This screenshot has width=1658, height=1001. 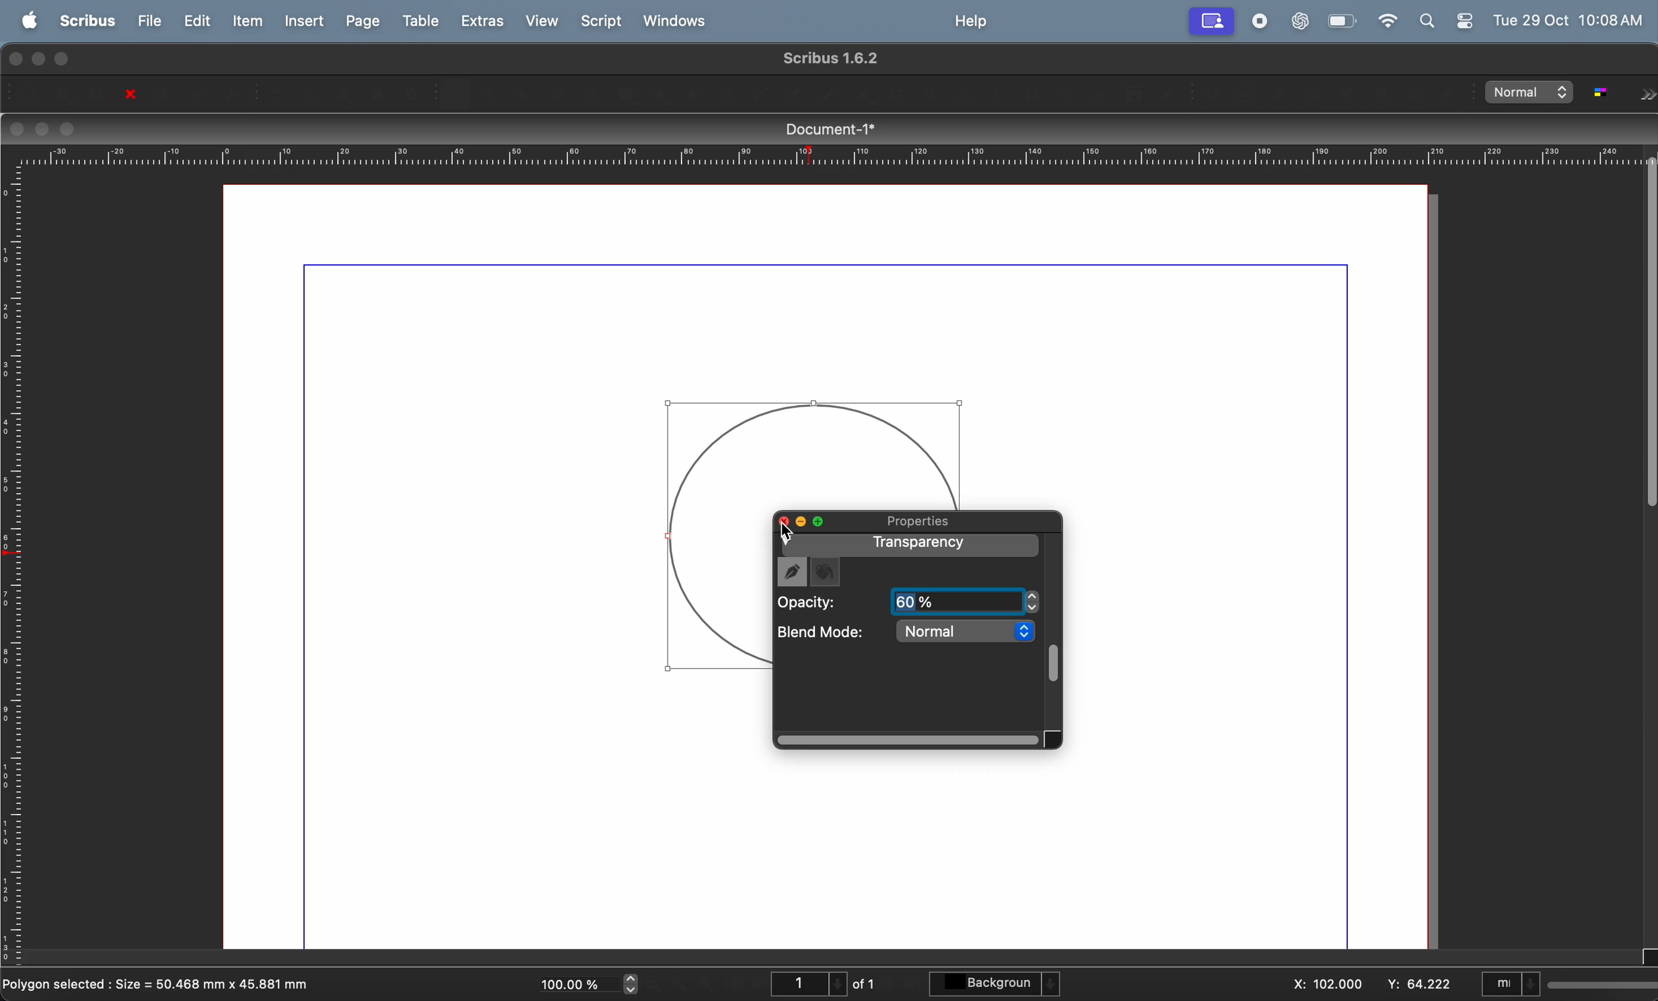 I want to click on battery, so click(x=1341, y=20).